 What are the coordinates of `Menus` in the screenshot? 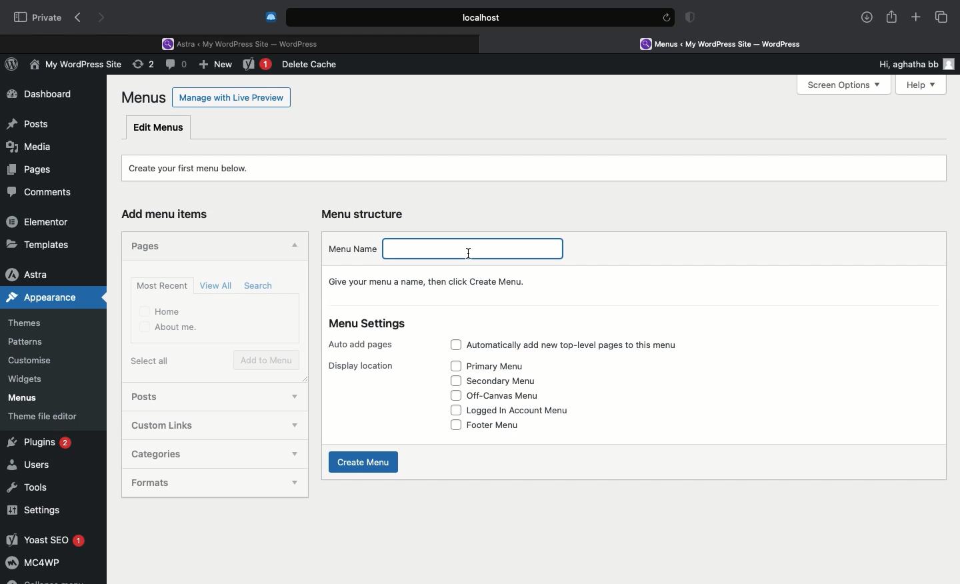 It's located at (145, 97).